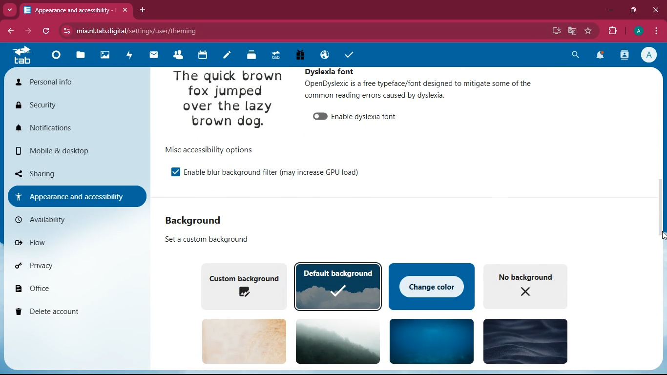 The height and width of the screenshot is (375, 667). Describe the element at coordinates (613, 30) in the screenshot. I see `extensions` at that location.